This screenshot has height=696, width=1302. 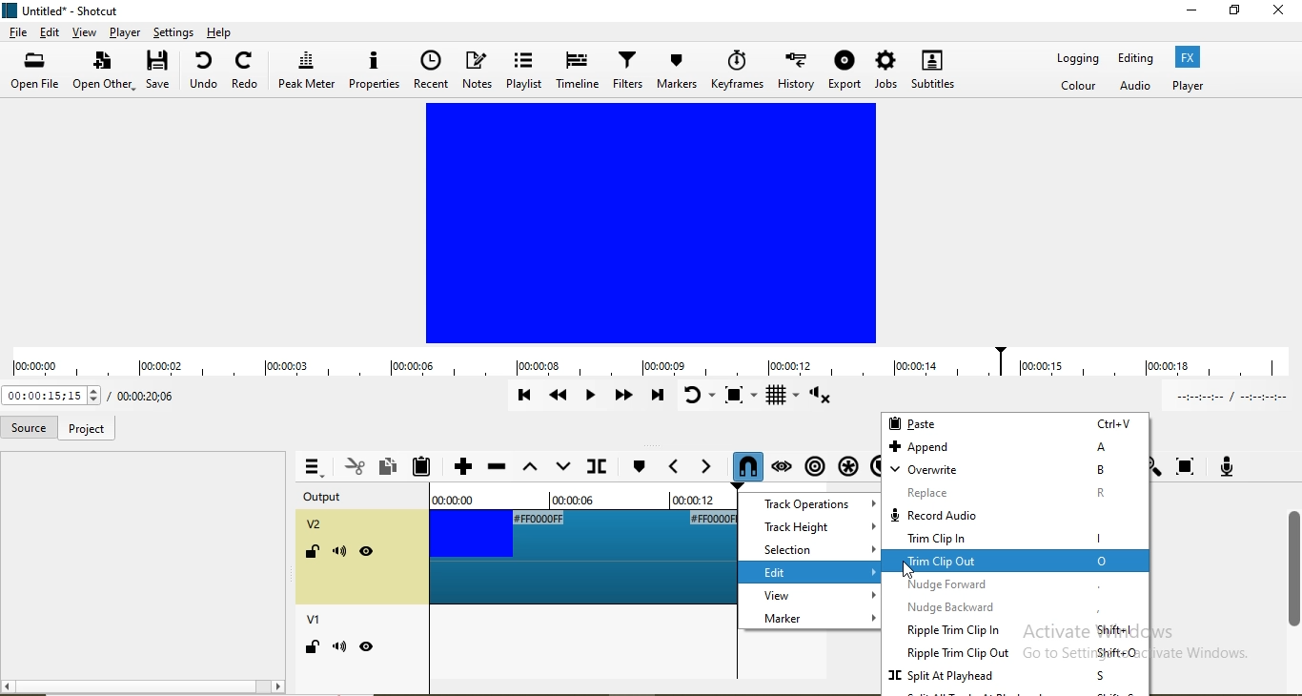 What do you see at coordinates (813, 462) in the screenshot?
I see `Ripple markers` at bounding box center [813, 462].